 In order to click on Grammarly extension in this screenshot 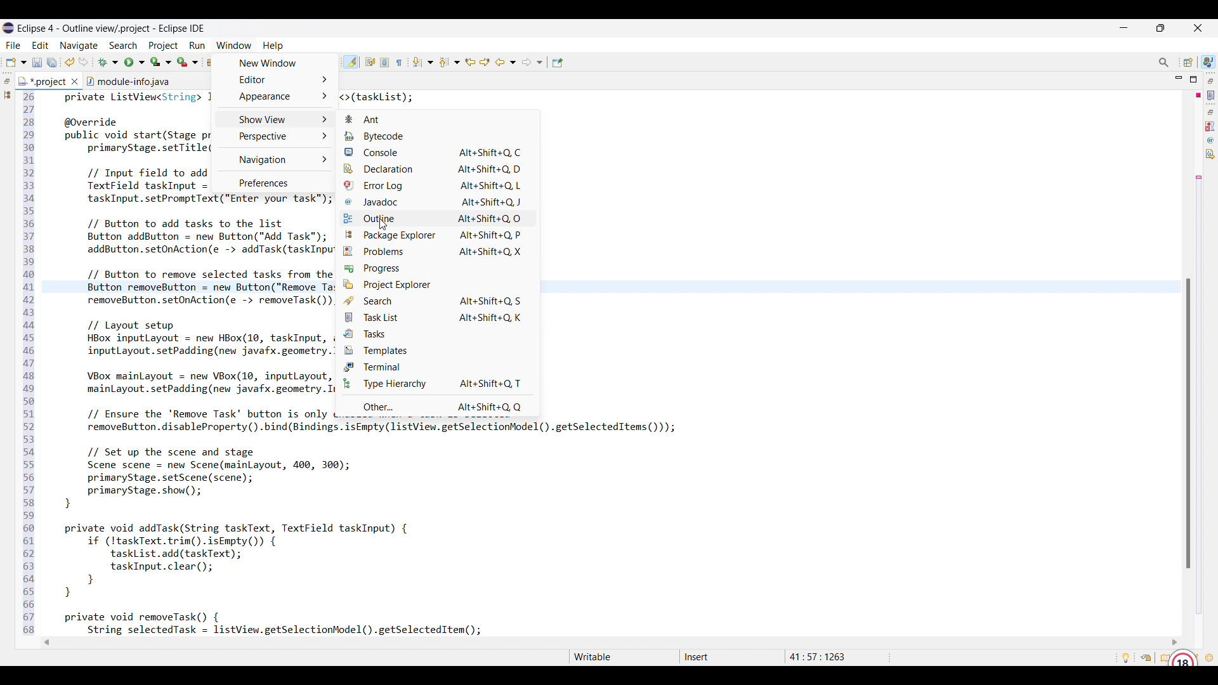, I will do `click(1182, 656)`.